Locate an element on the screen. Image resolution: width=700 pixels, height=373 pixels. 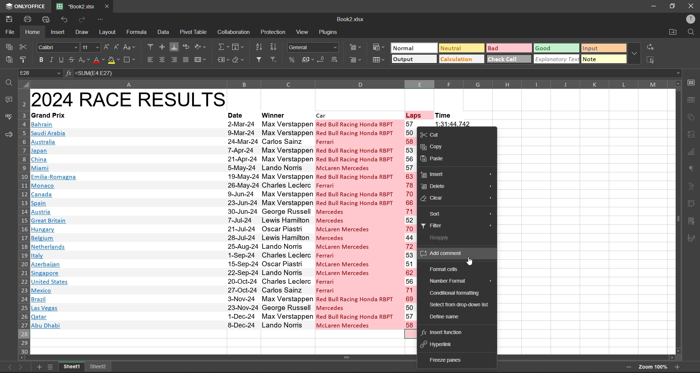
pivot table is located at coordinates (195, 32).